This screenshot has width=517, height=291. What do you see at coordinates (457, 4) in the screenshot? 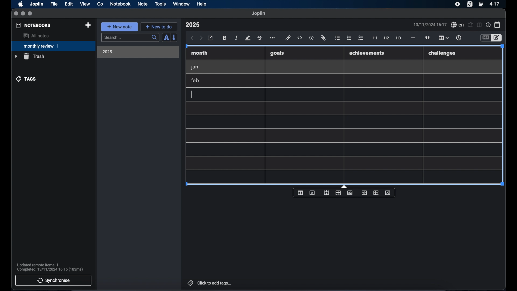
I see `screen recorder icon` at bounding box center [457, 4].